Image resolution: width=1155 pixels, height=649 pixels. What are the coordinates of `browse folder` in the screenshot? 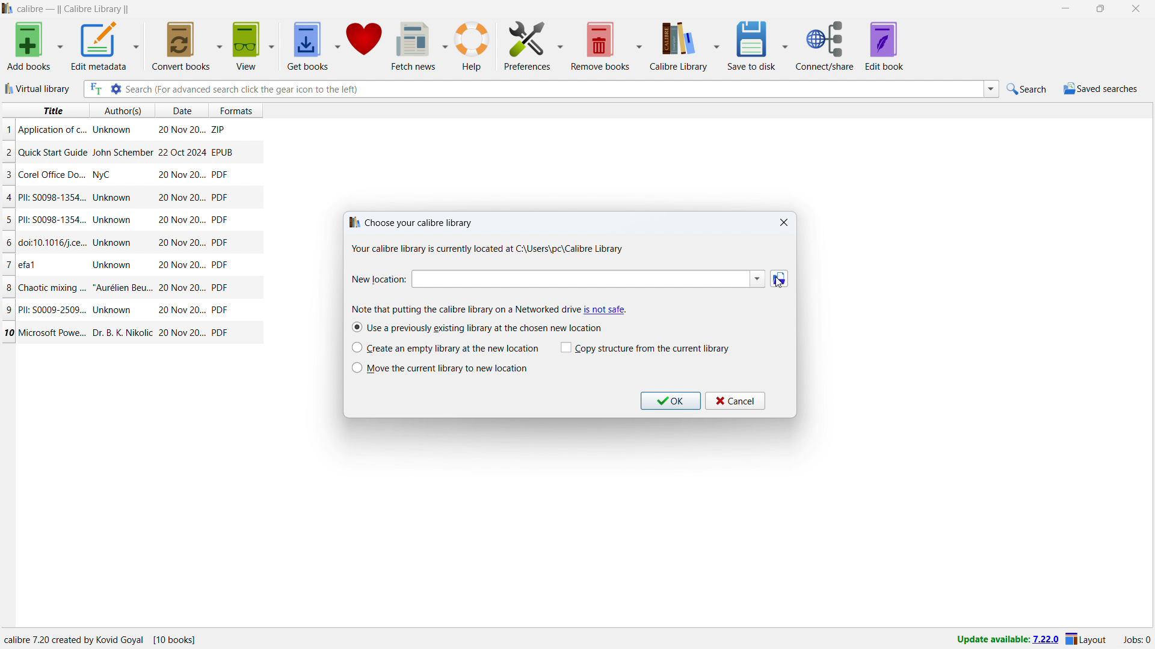 It's located at (779, 279).